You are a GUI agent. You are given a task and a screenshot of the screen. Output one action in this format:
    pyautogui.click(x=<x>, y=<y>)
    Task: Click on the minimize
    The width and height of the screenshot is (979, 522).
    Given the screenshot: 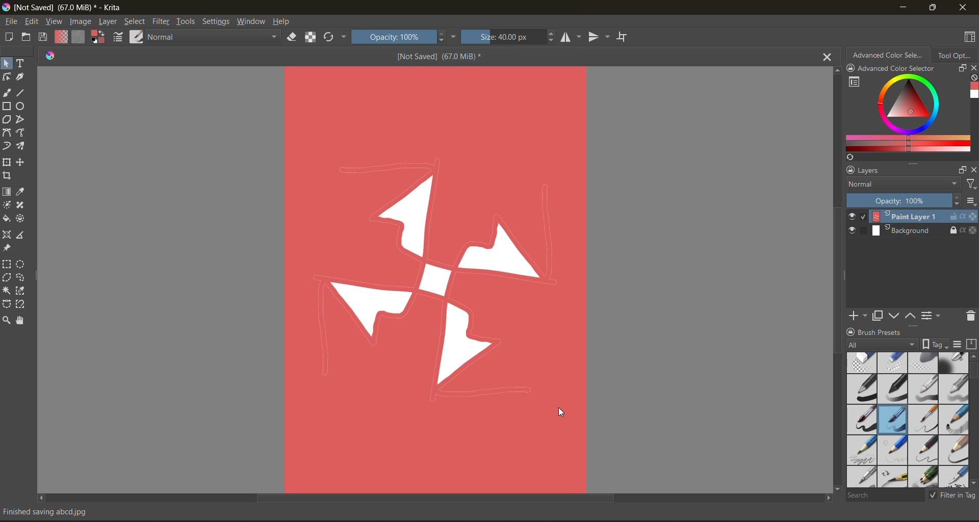 What is the action you would take?
    pyautogui.click(x=904, y=9)
    